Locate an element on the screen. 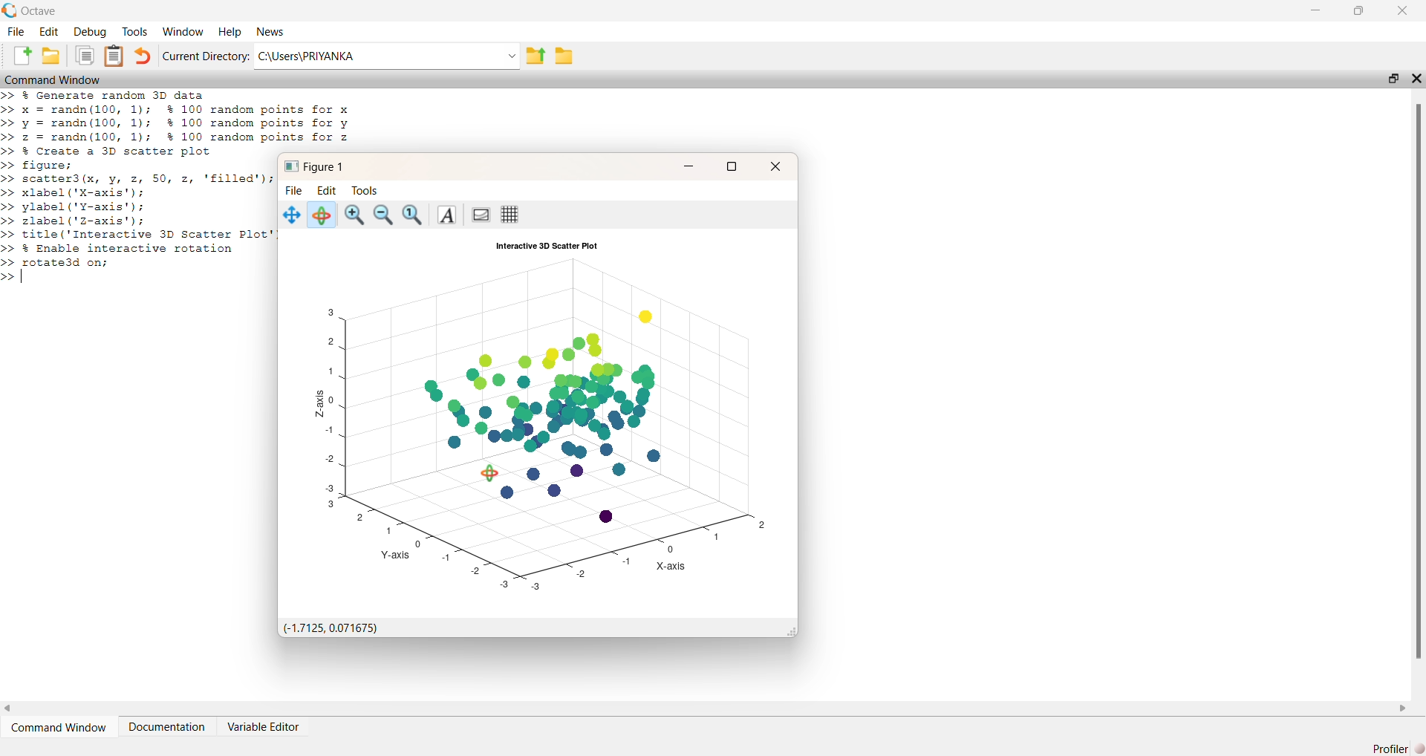 This screenshot has width=1426, height=756. >> % Generate random 3D data is located at coordinates (105, 95).